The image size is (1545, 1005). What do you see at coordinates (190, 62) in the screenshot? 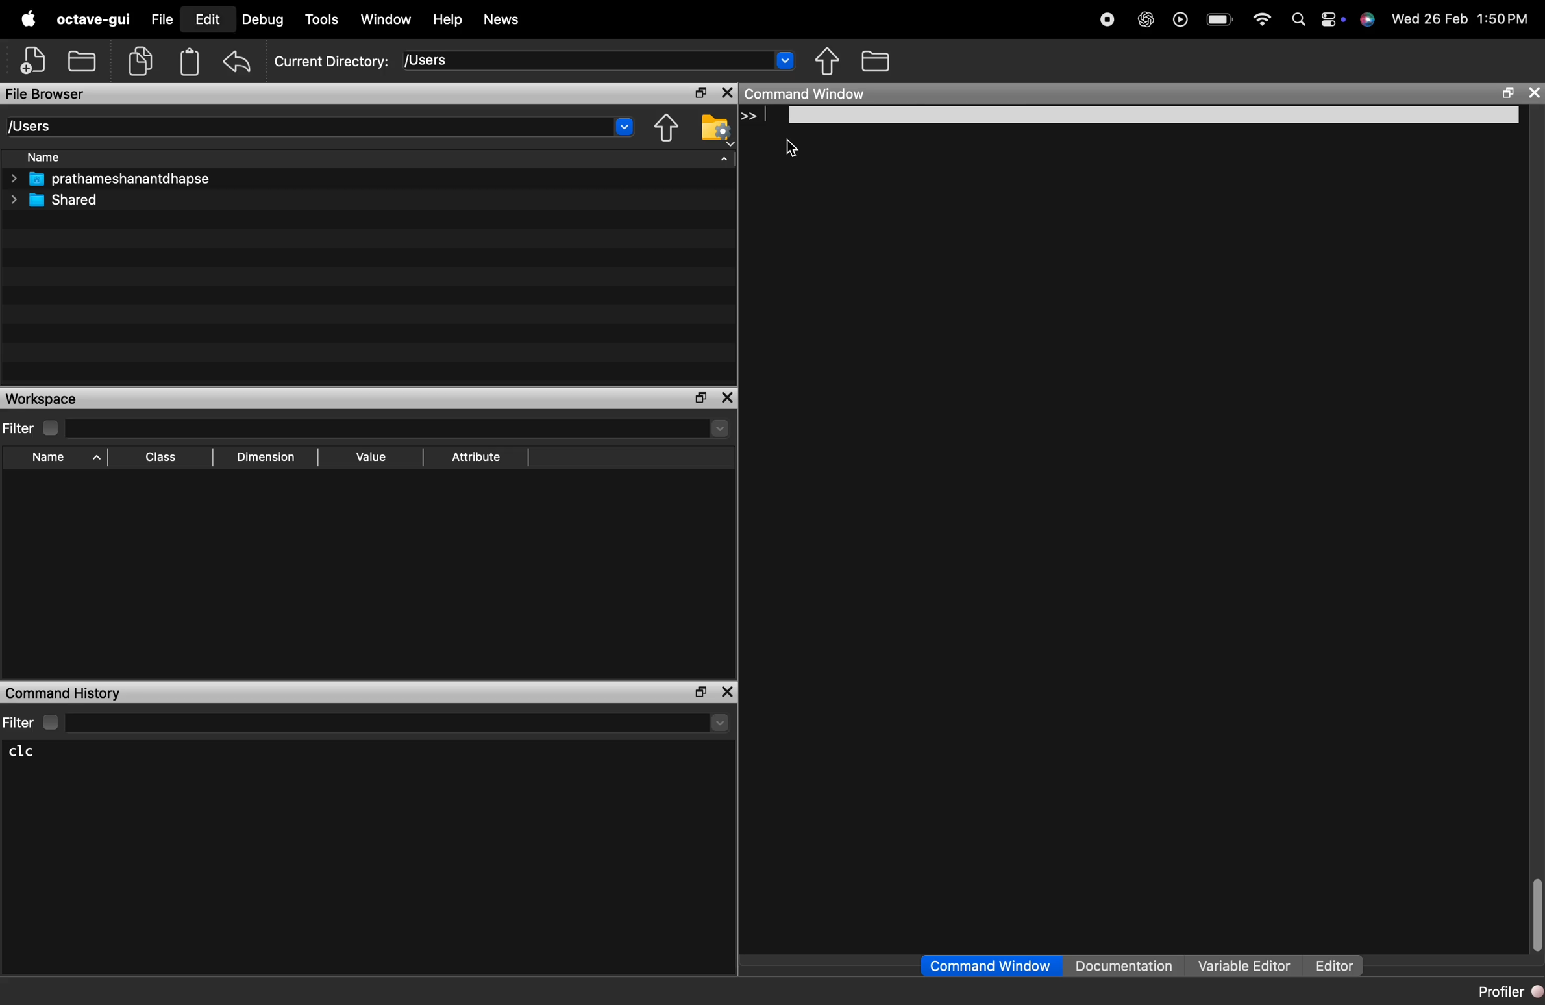
I see `paste` at bounding box center [190, 62].